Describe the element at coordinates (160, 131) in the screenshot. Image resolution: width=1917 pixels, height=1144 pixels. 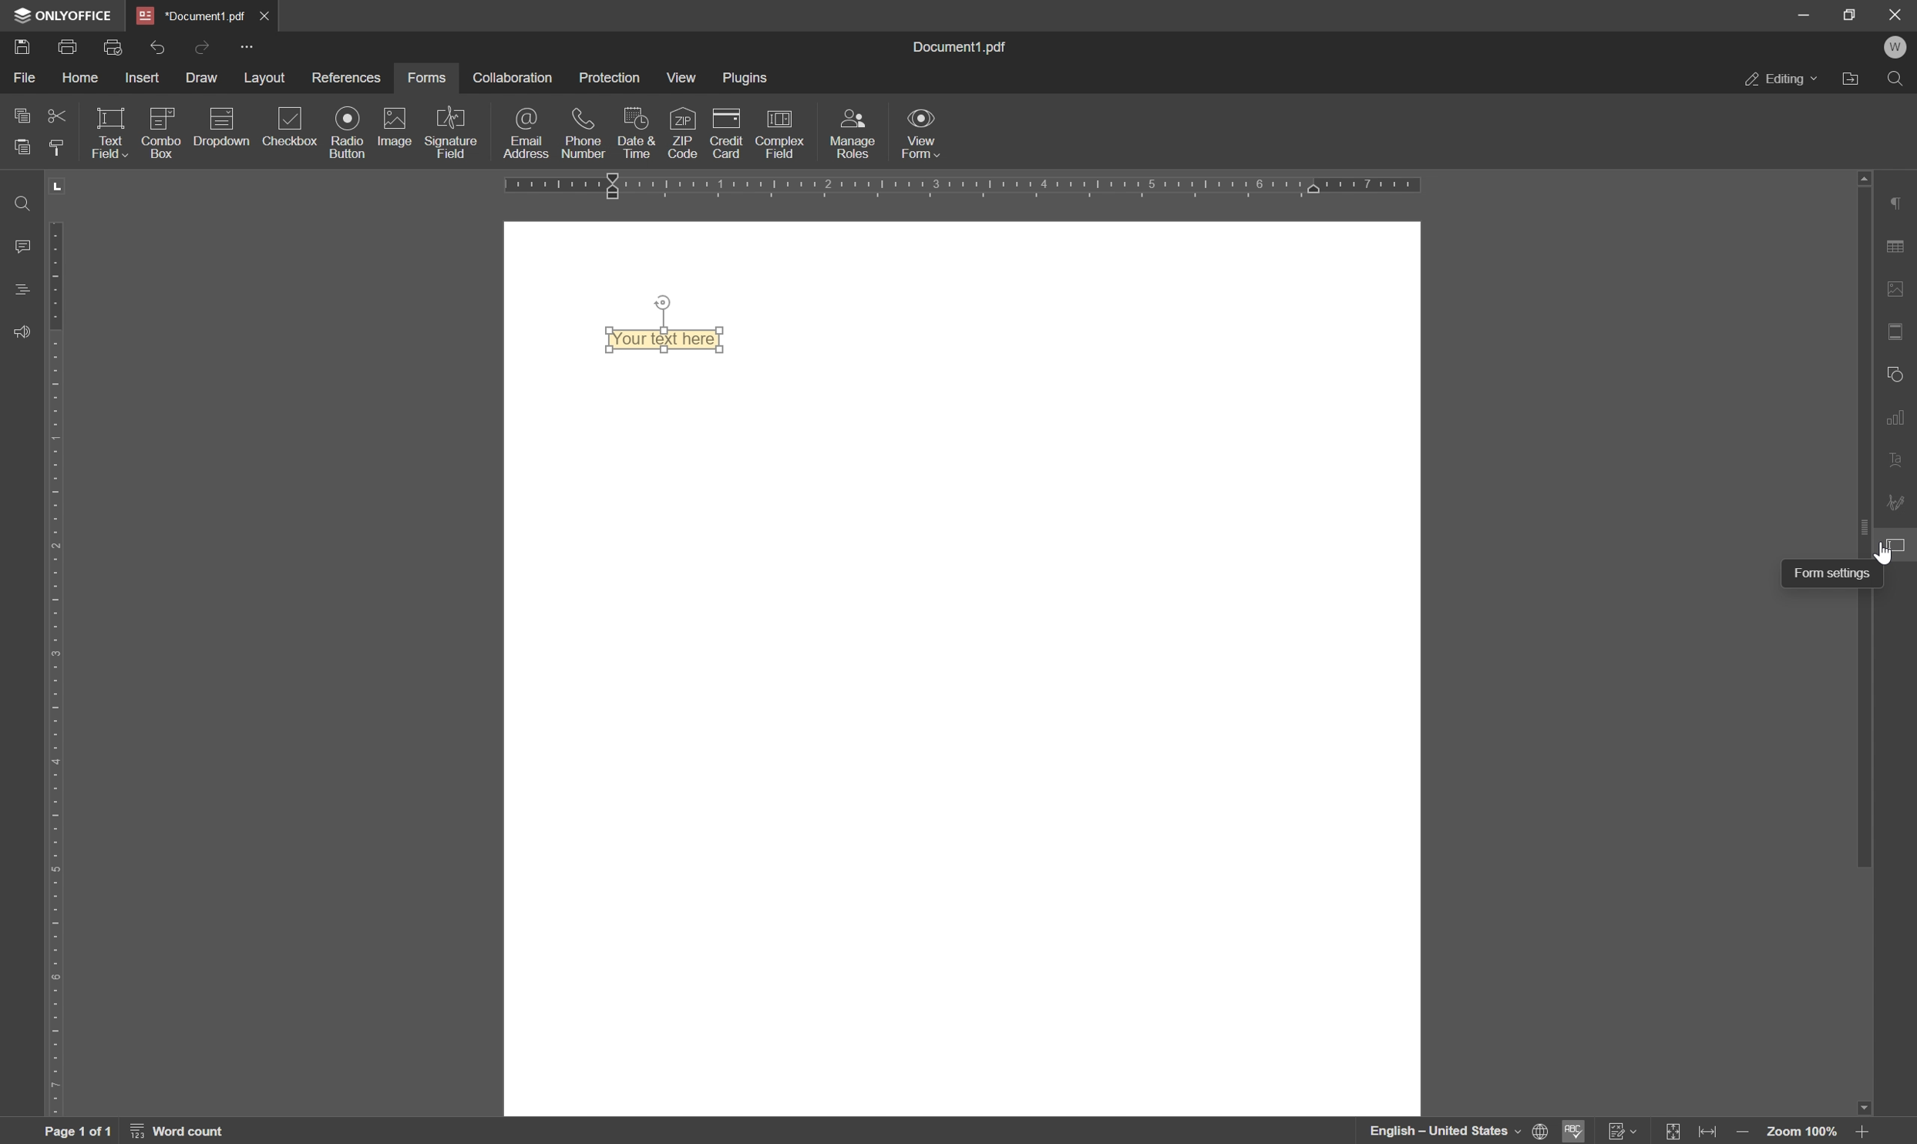
I see `icon` at that location.